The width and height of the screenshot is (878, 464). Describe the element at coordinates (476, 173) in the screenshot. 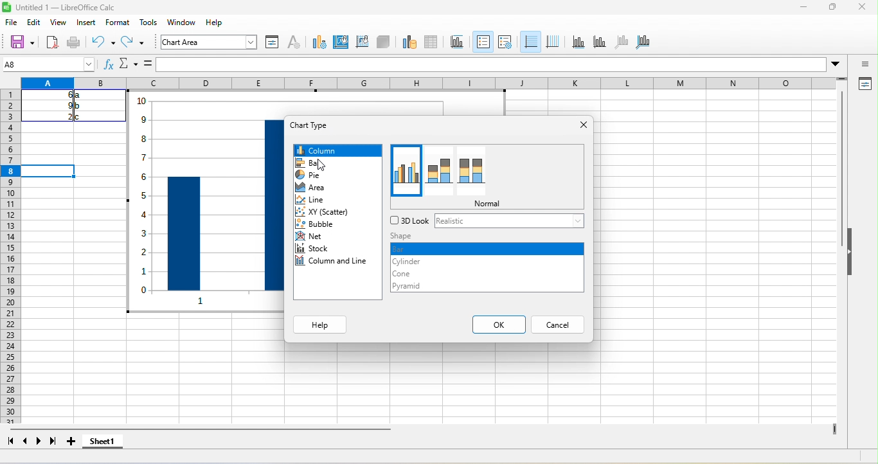

I see `percent stacked` at that location.